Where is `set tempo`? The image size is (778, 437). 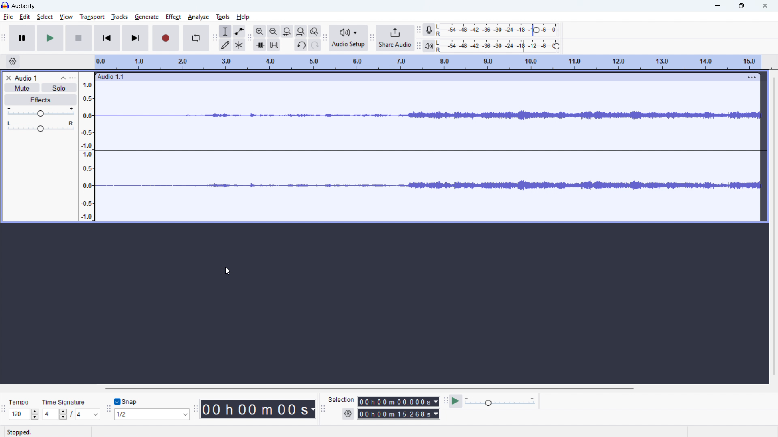 set tempo is located at coordinates (24, 414).